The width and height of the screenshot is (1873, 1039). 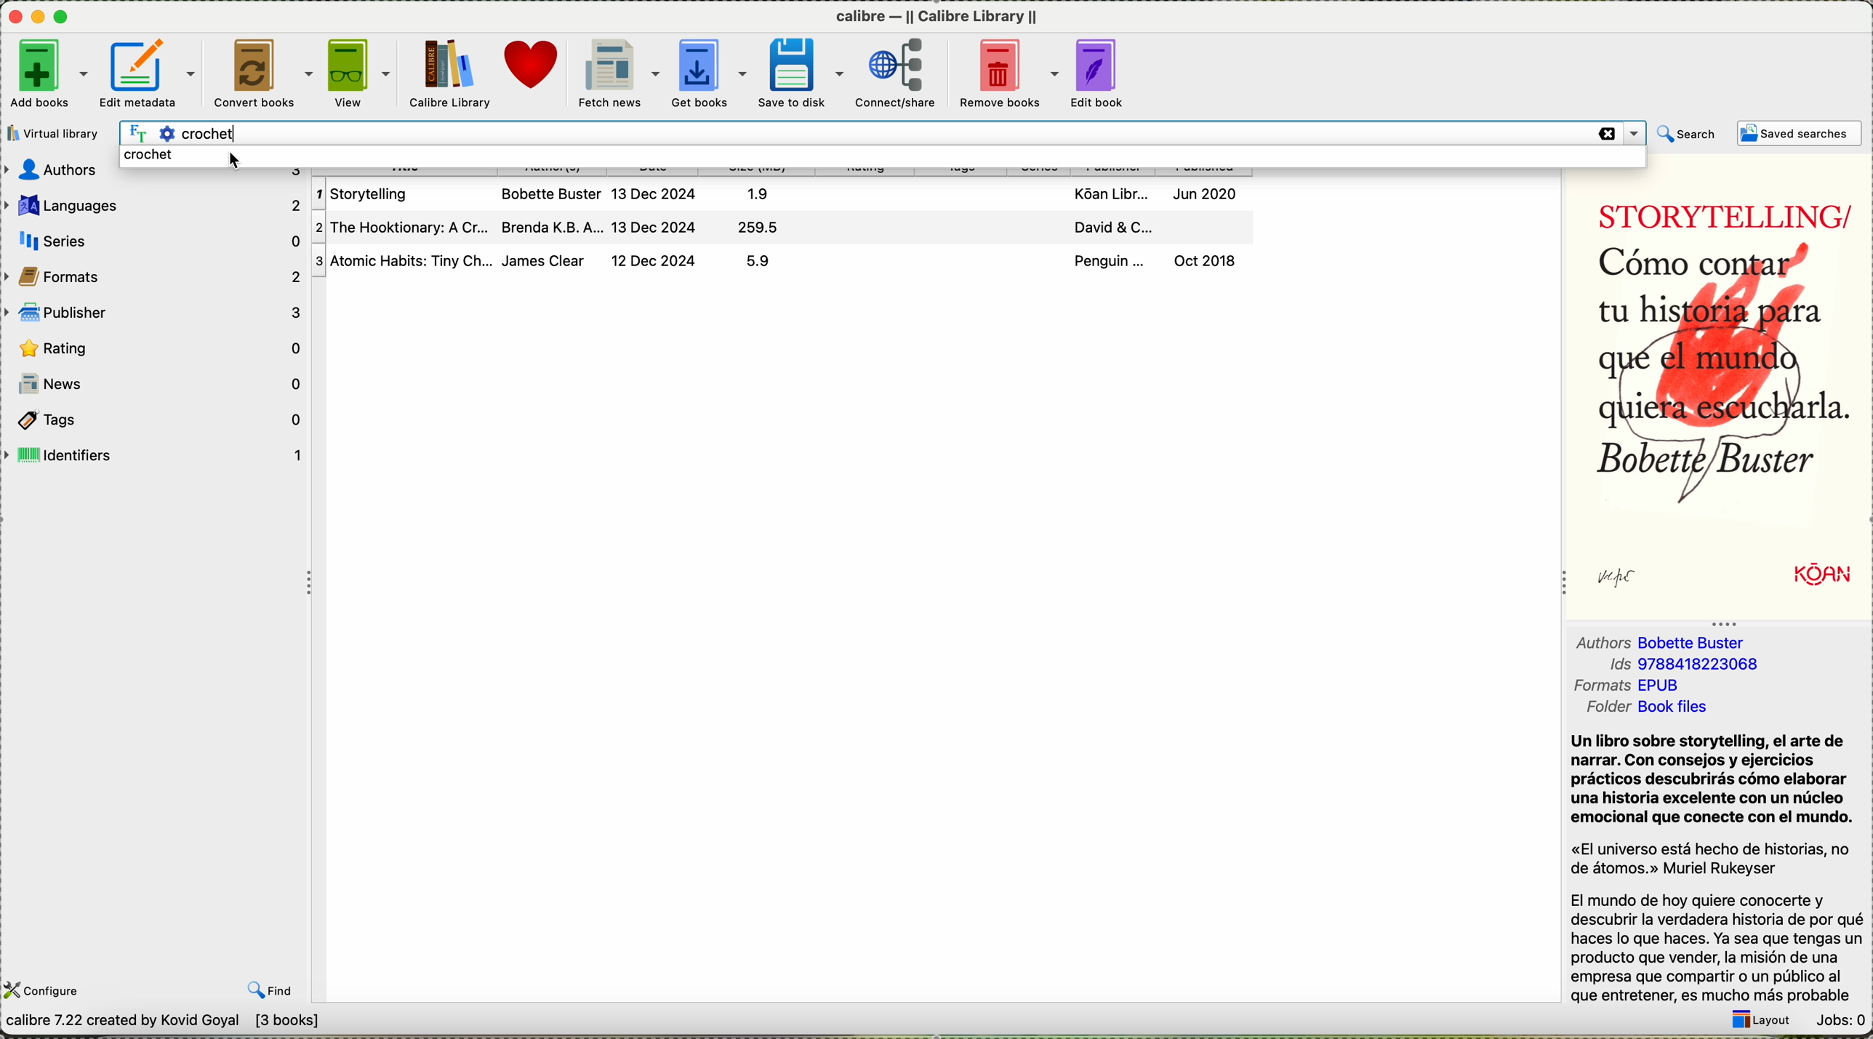 What do you see at coordinates (156, 312) in the screenshot?
I see `publisher` at bounding box center [156, 312].